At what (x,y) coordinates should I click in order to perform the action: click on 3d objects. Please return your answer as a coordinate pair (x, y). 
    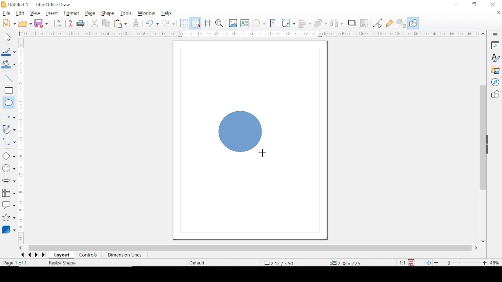
    Looking at the image, I should click on (10, 229).